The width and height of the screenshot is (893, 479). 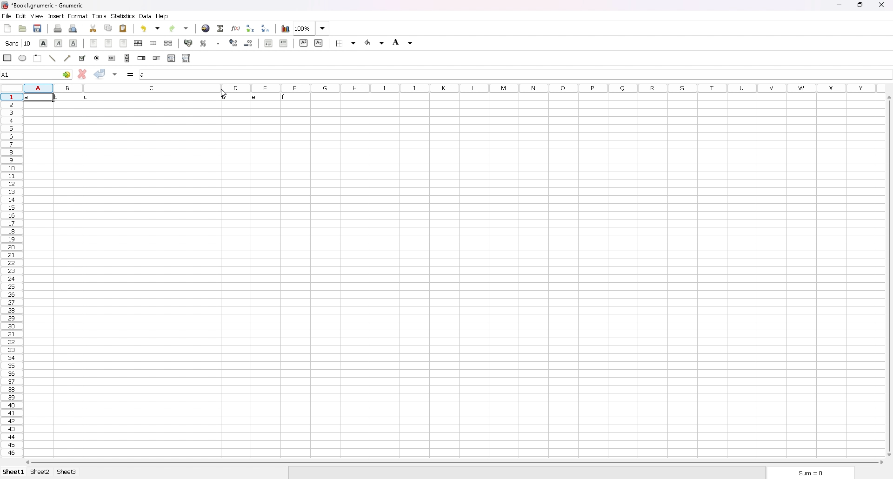 I want to click on left align, so click(x=94, y=43).